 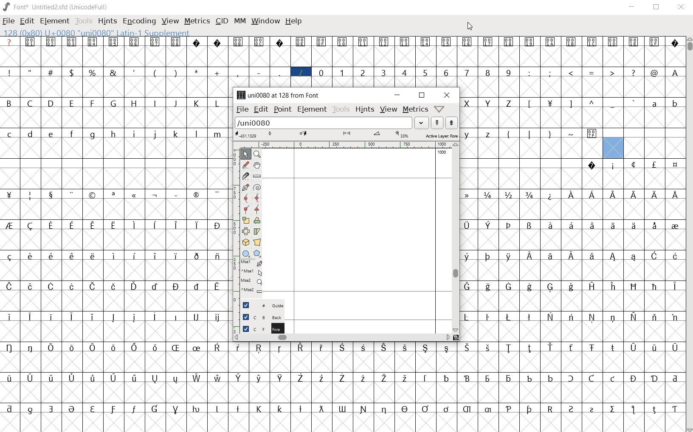 I want to click on glyph, so click(x=655, y=226).